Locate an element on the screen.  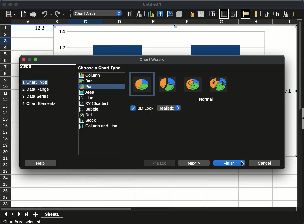
Exploded donut chart is located at coordinates (218, 84).